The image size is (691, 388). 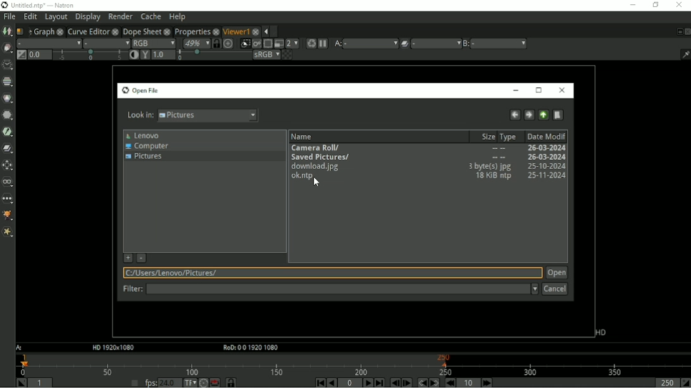 I want to click on Alpha channel, so click(x=106, y=43).